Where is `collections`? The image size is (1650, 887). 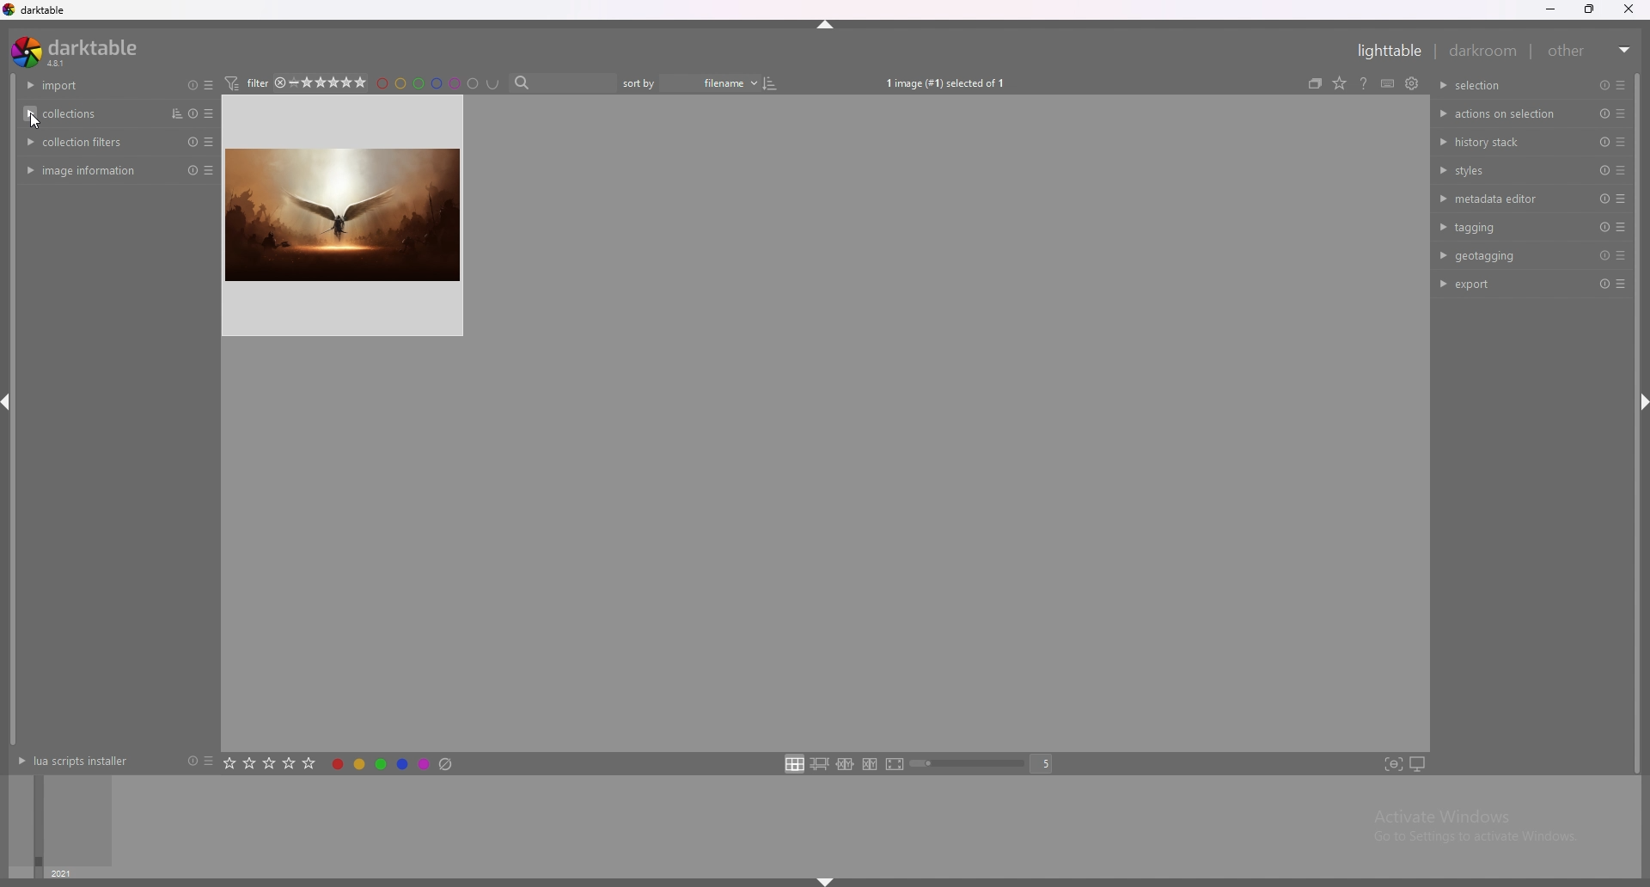 collections is located at coordinates (88, 113).